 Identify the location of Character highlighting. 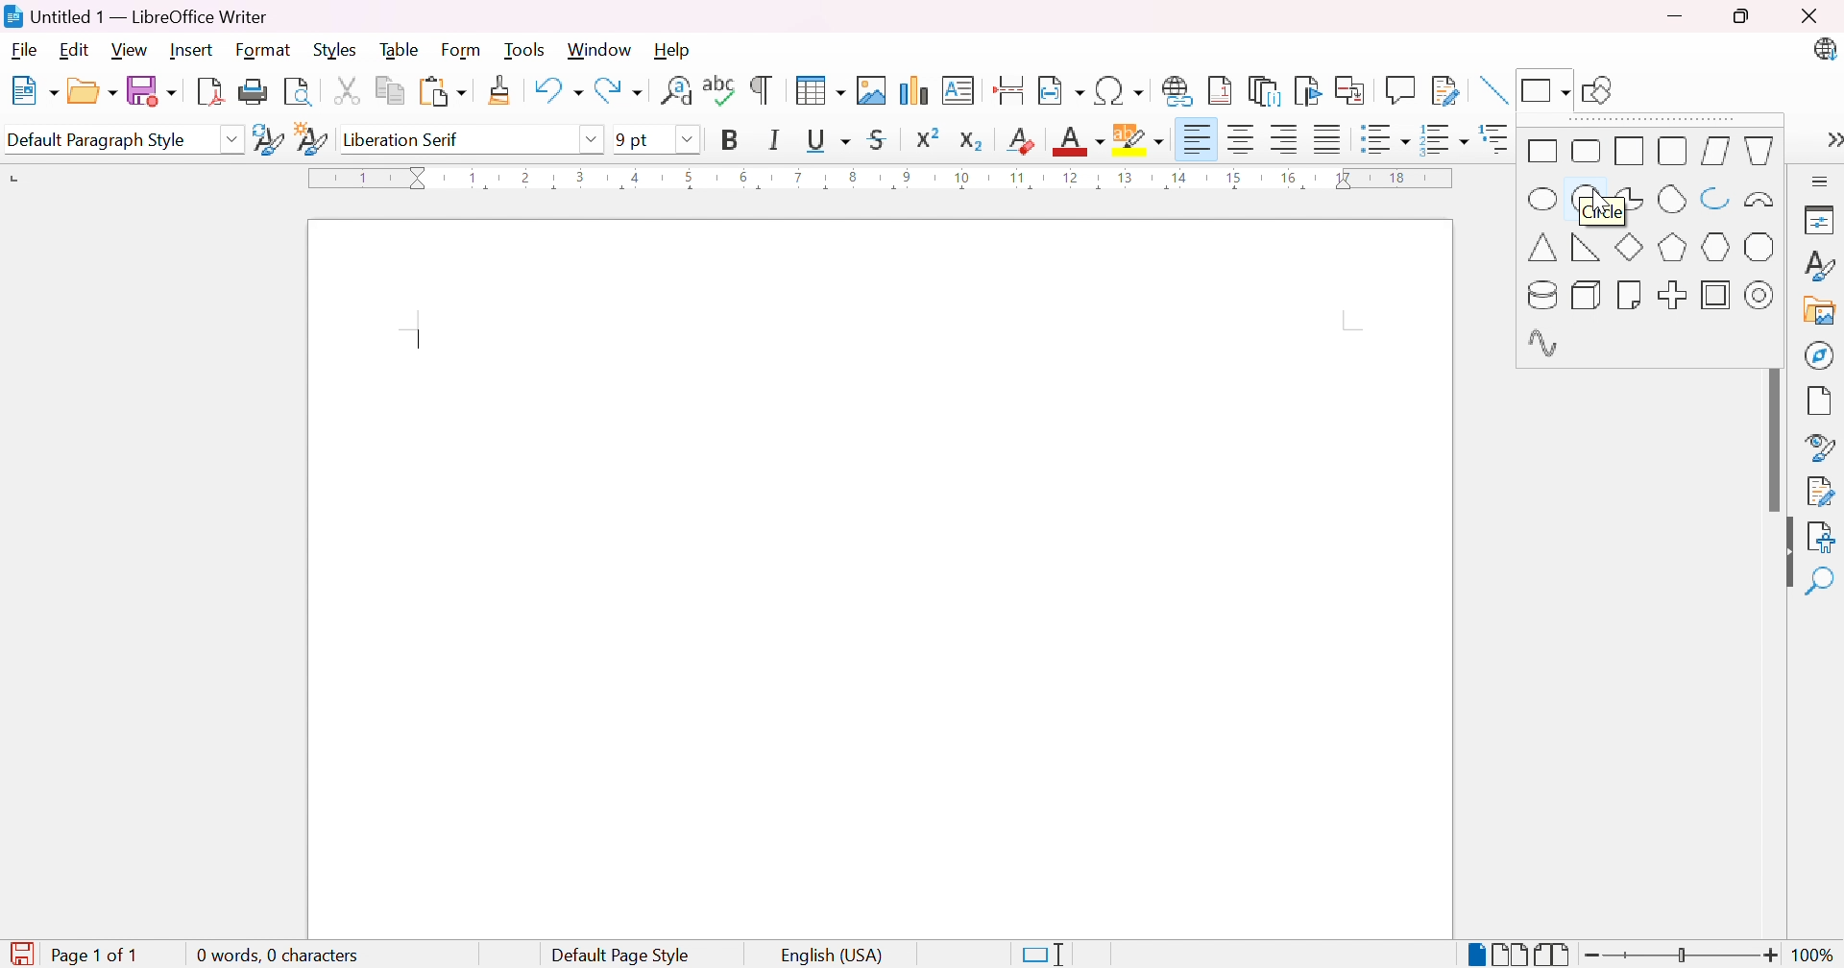
(1138, 137).